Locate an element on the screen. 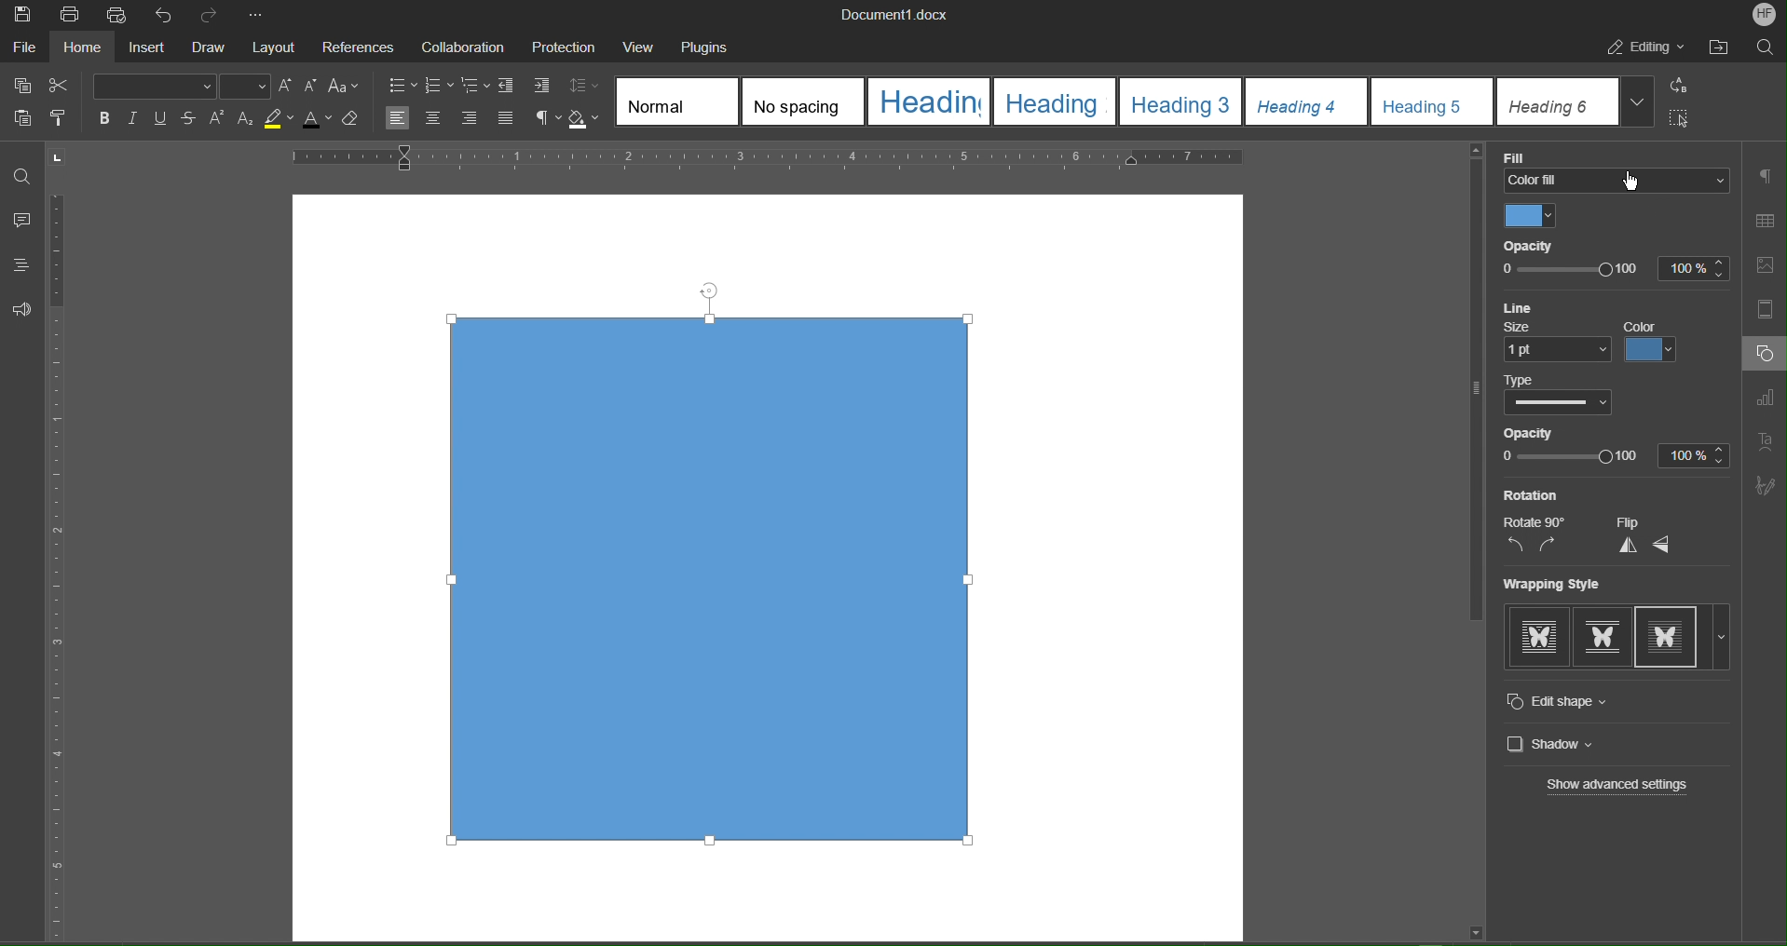 This screenshot has width=1787, height=946. Nested List is located at coordinates (477, 87).